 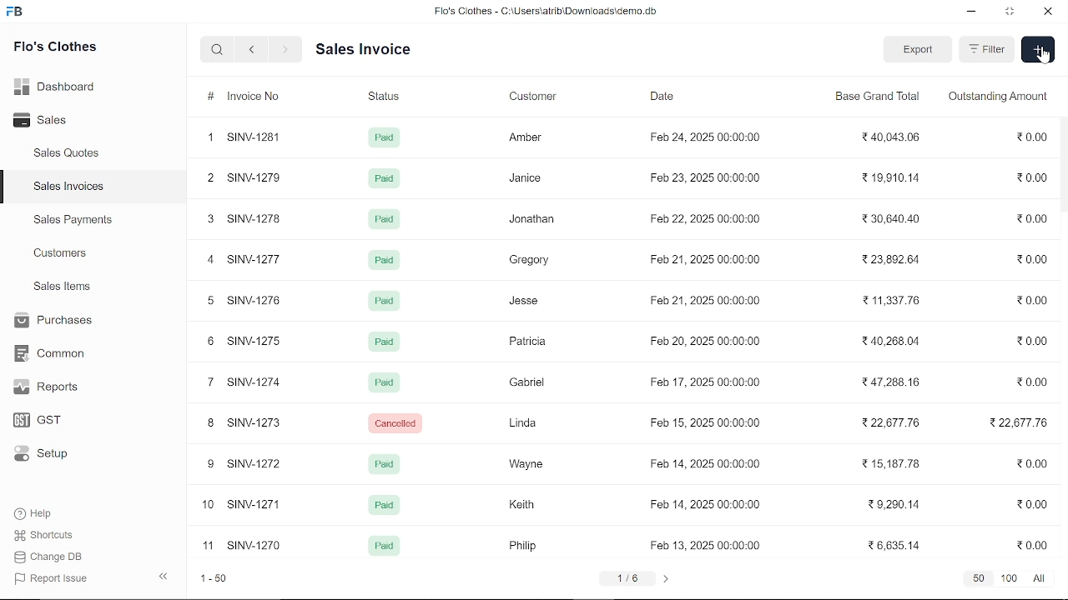 I want to click on 3 SINV-1278 Pad Jonathan Feb 22, 2025 00:00:00 330,840.40 20.00, so click(x=626, y=220).